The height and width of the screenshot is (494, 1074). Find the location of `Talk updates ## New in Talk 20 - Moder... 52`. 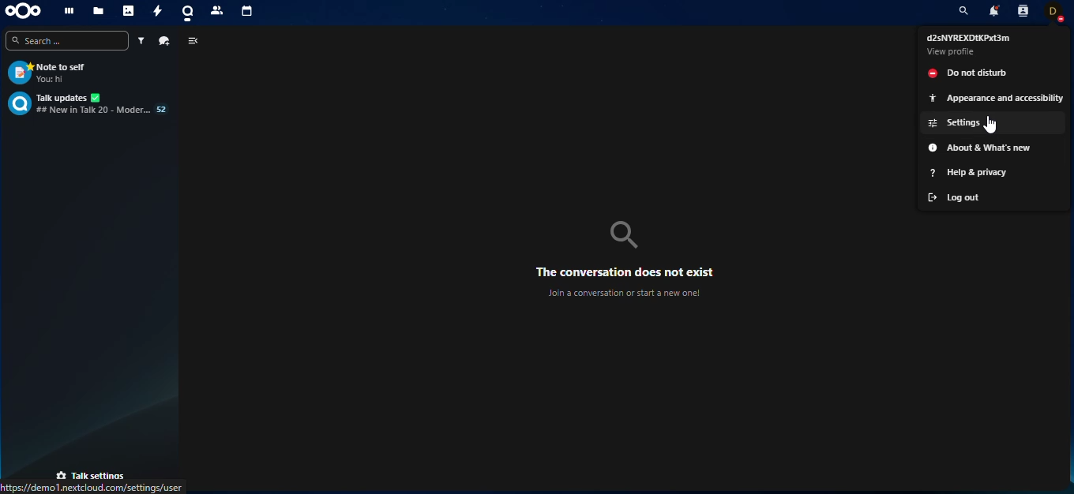

Talk updates ## New in Talk 20 - Moder... 52 is located at coordinates (89, 103).